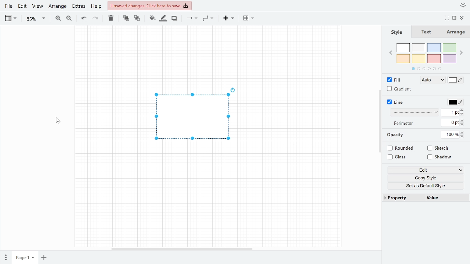 The width and height of the screenshot is (470, 264). I want to click on Set as a defaultstyle, so click(426, 186).